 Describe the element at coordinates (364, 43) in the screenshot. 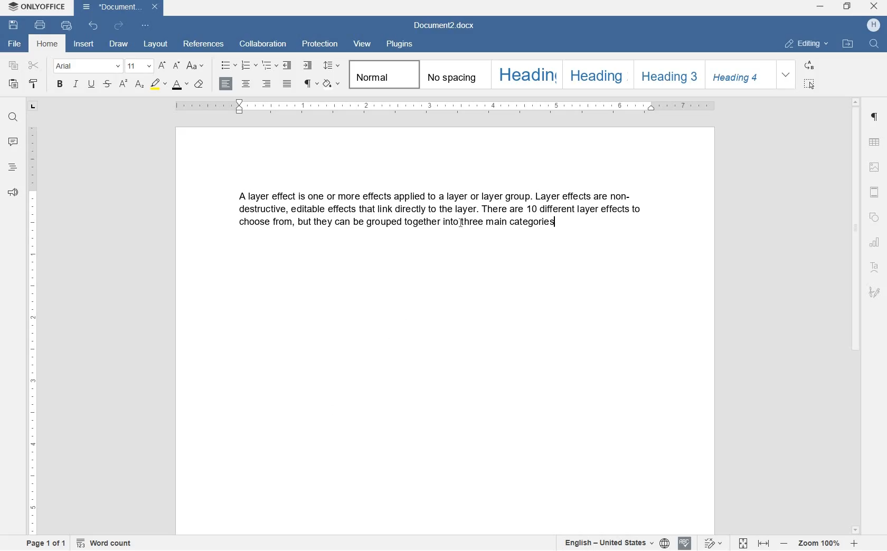

I see `view` at that location.